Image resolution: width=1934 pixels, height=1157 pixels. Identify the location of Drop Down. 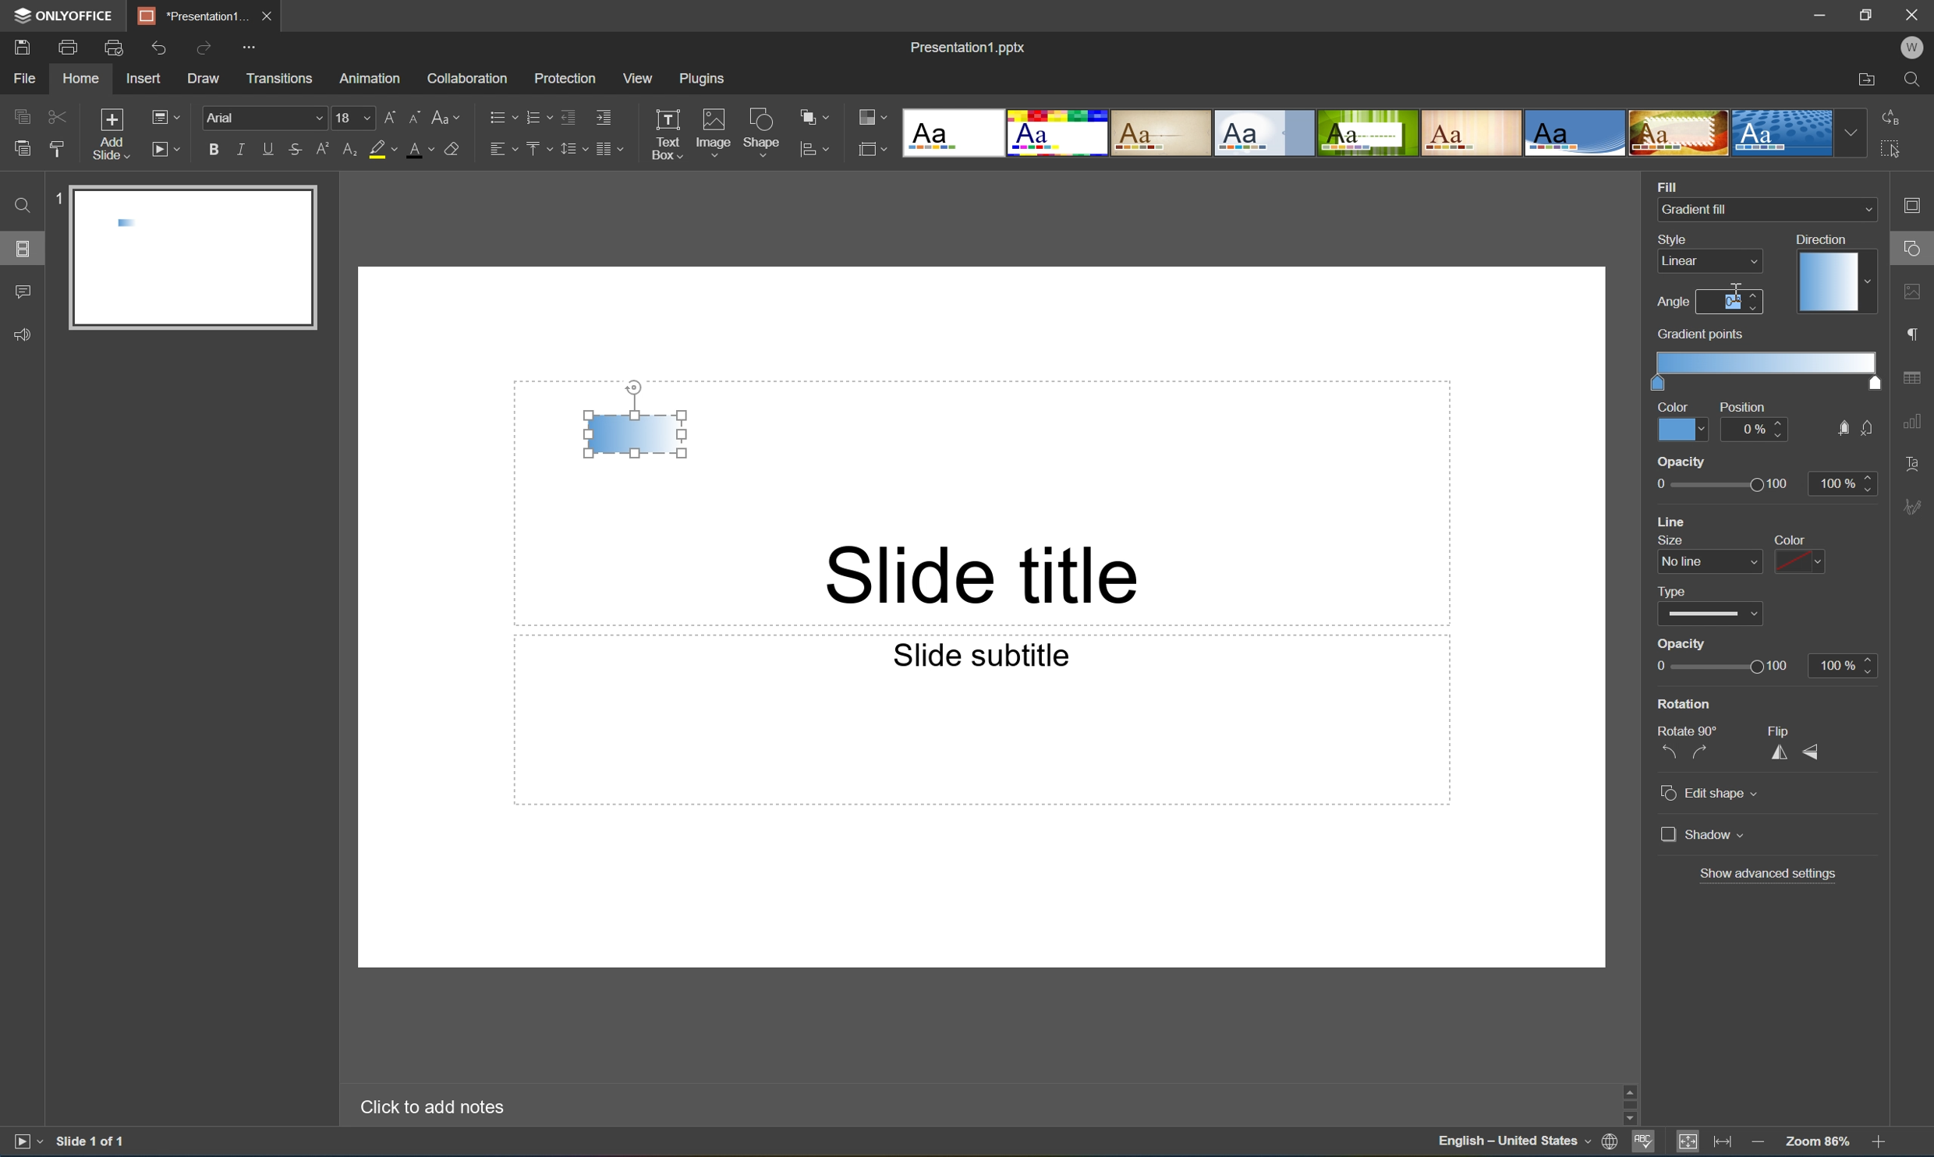
(1852, 133).